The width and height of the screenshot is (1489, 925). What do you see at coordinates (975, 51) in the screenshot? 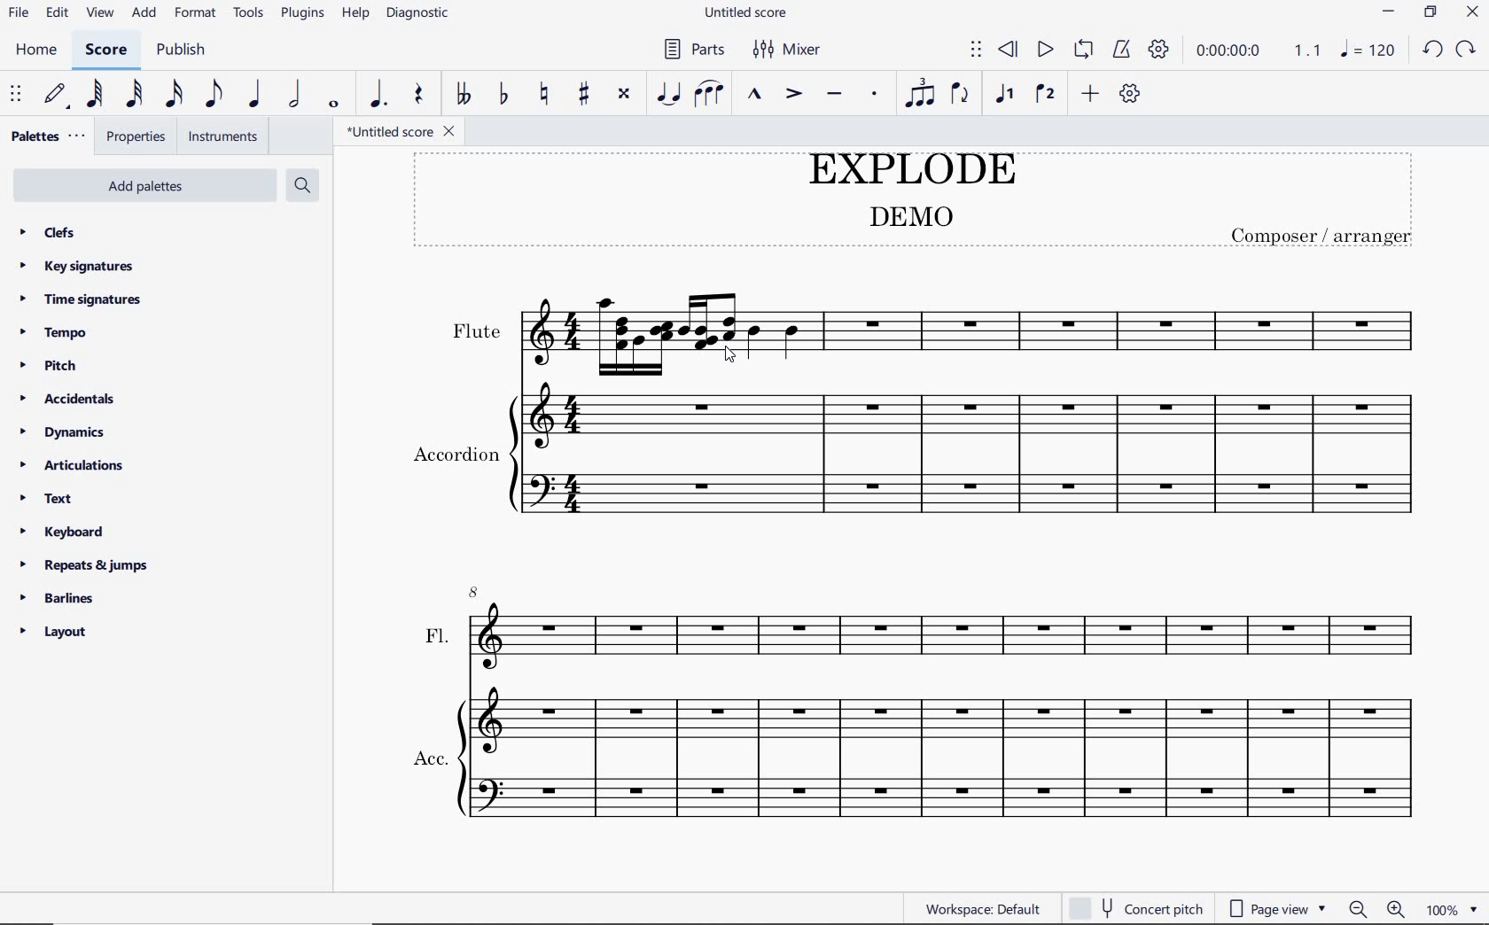
I see `select to move` at bounding box center [975, 51].